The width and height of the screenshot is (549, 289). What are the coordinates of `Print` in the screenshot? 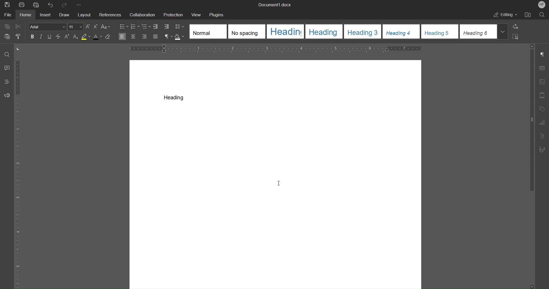 It's located at (23, 5).